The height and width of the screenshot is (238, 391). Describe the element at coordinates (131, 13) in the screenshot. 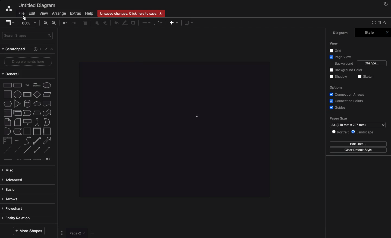

I see `Unsaved changes. Click here to save` at that location.